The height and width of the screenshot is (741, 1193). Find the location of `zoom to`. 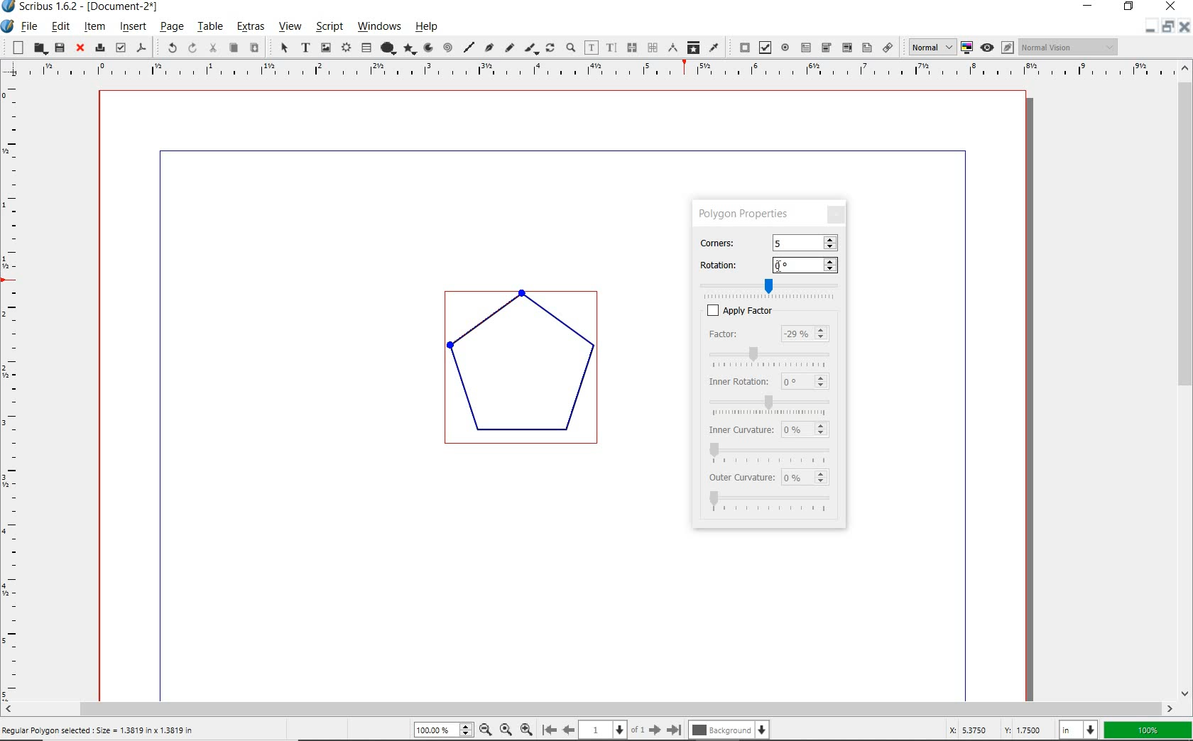

zoom to is located at coordinates (505, 730).